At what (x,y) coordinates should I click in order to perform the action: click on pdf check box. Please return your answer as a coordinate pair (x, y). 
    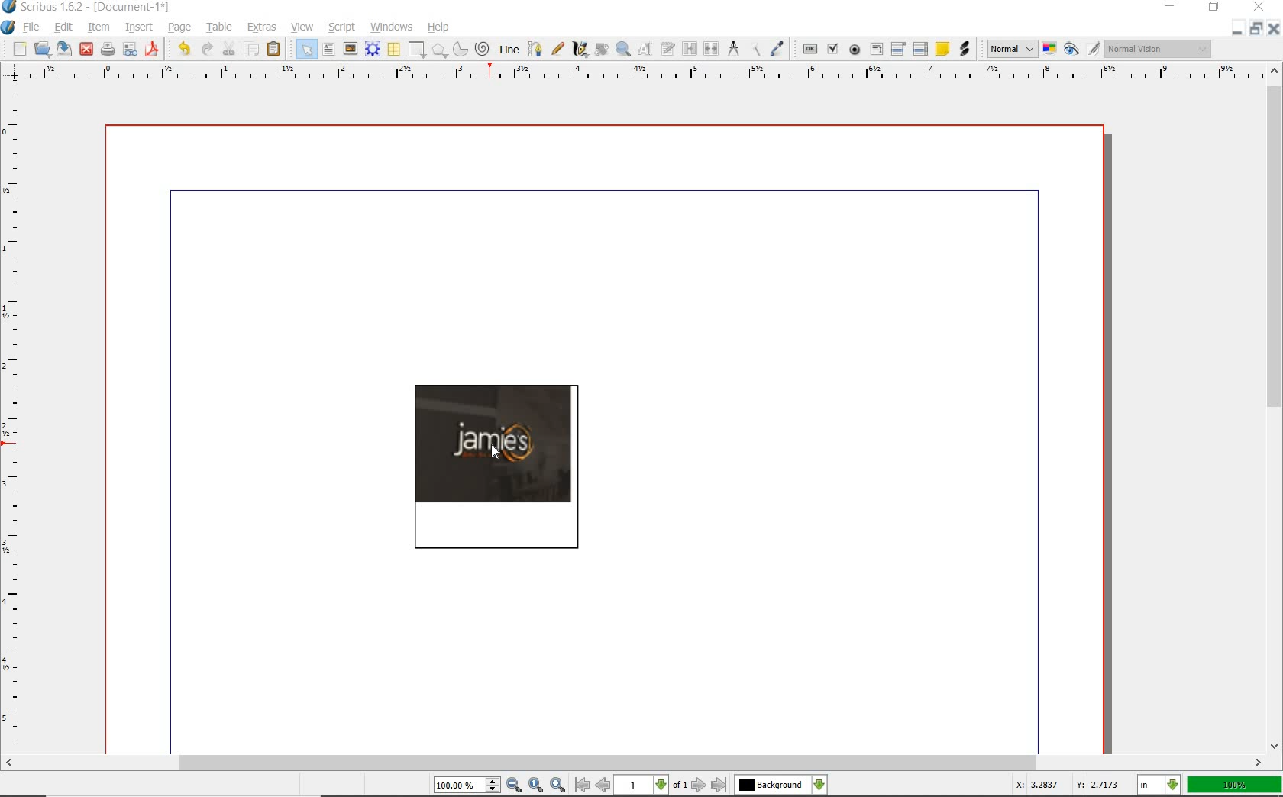
    Looking at the image, I should click on (832, 49).